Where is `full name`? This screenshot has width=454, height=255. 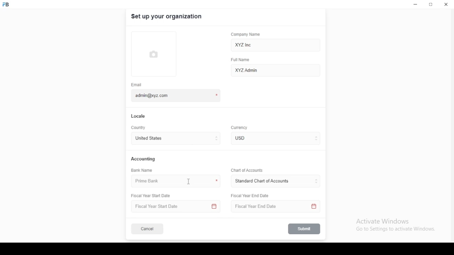
full name is located at coordinates (242, 60).